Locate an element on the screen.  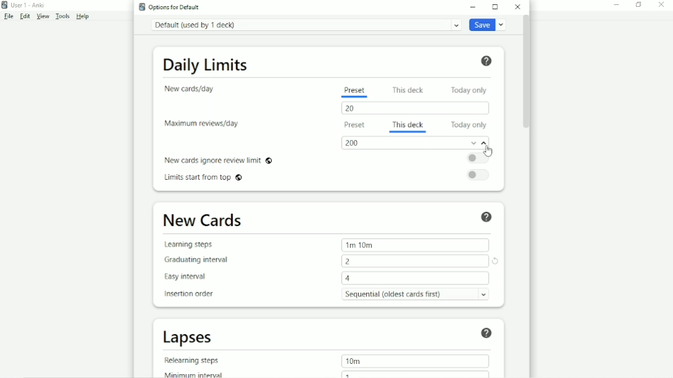
Restore down is located at coordinates (638, 4).